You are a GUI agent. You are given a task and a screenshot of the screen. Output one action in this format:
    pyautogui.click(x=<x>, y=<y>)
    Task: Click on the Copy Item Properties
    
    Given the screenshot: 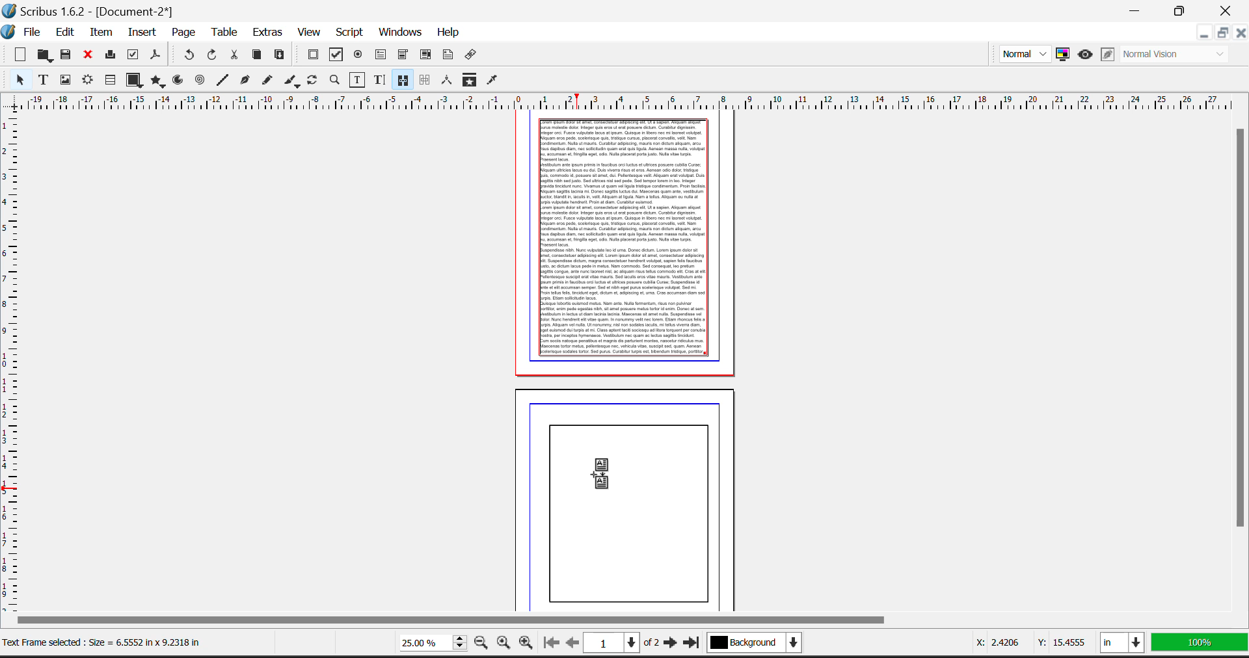 What is the action you would take?
    pyautogui.click(x=469, y=81)
    